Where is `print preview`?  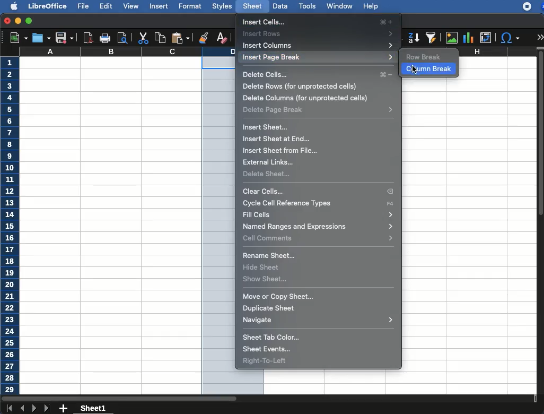
print preview is located at coordinates (124, 38).